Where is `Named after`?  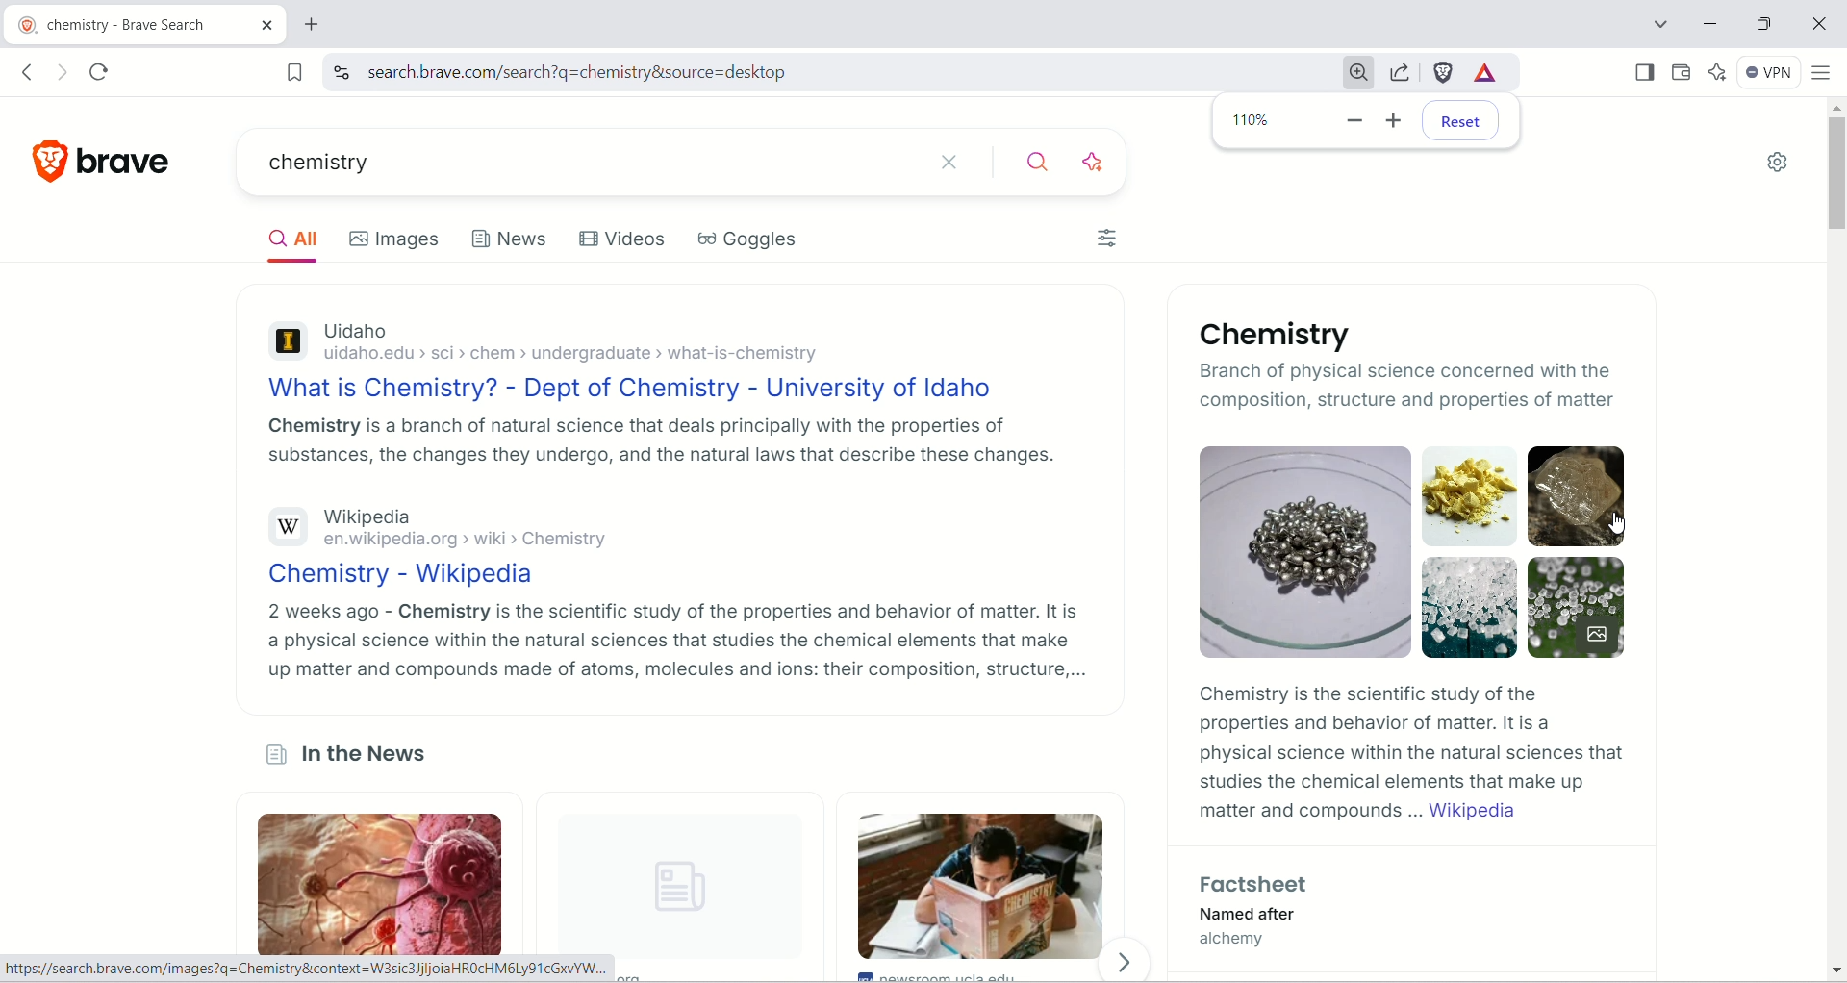 Named after is located at coordinates (1249, 912).